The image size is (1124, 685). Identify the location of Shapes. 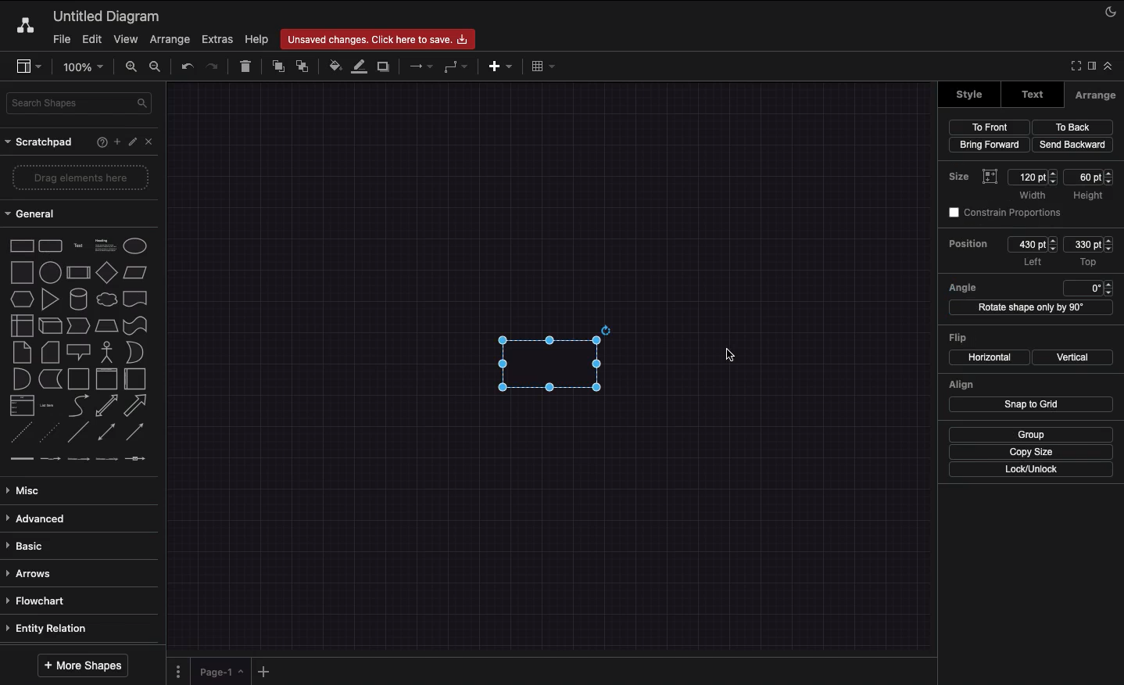
(80, 355).